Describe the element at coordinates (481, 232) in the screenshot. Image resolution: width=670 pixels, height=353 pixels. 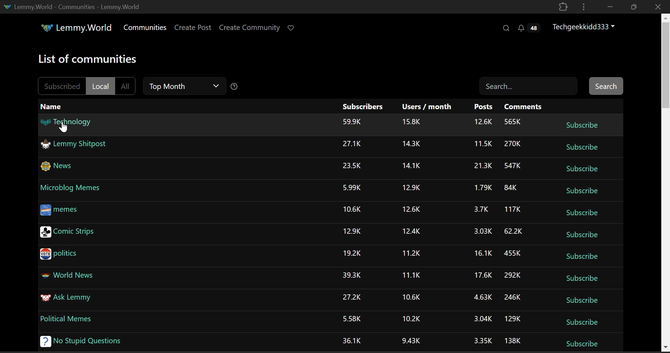
I see `Amount` at that location.